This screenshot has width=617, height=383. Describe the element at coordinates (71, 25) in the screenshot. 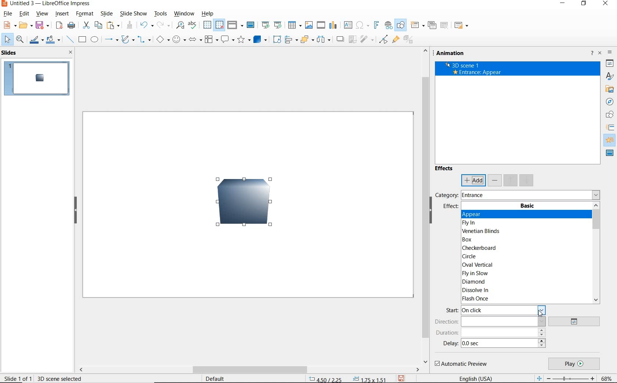

I see `print` at that location.